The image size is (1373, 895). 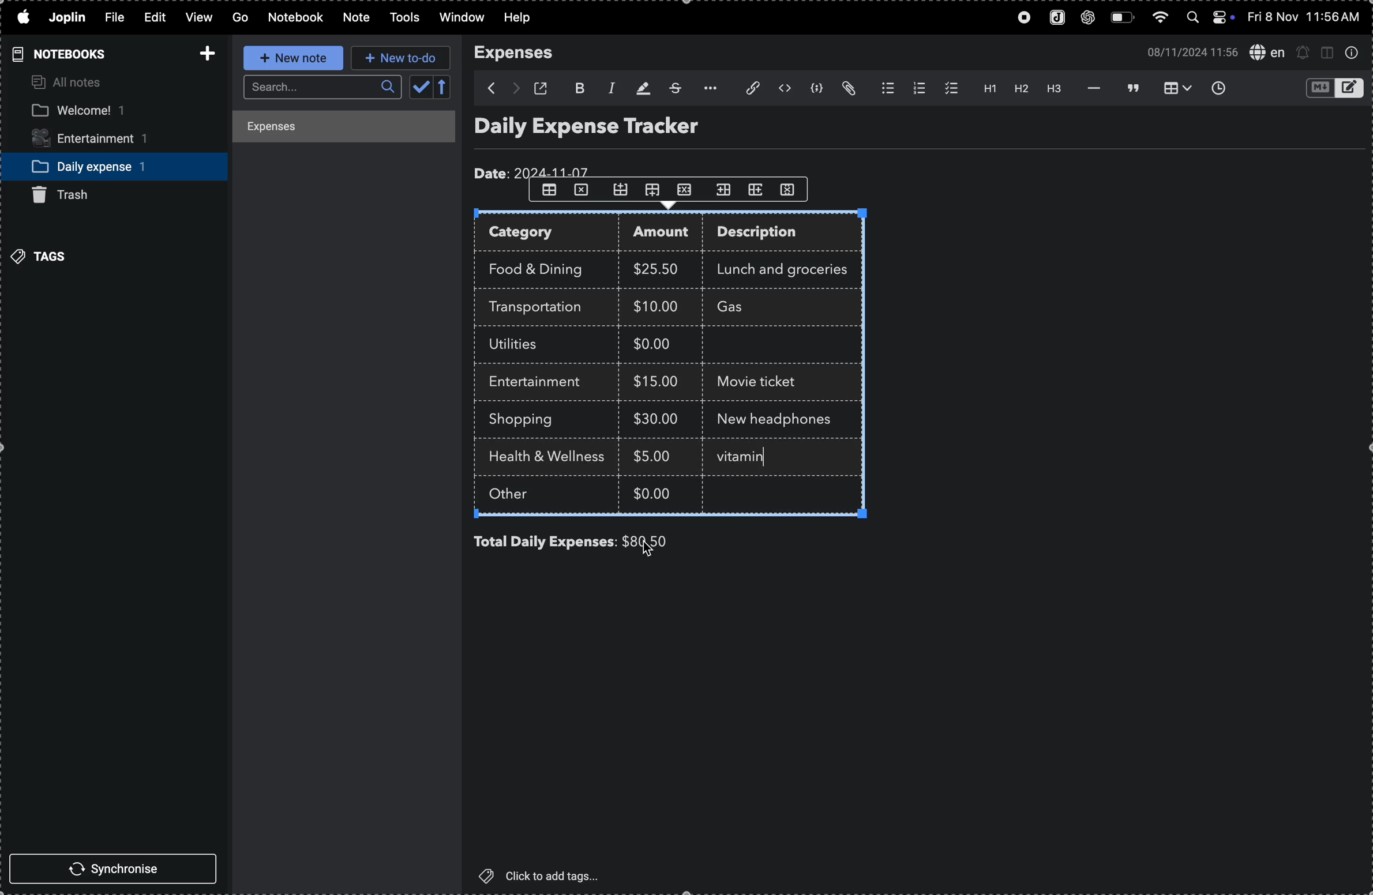 What do you see at coordinates (1130, 88) in the screenshot?
I see `blockquote` at bounding box center [1130, 88].